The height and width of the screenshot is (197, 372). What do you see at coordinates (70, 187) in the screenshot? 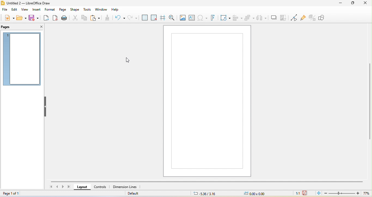
I see `last page` at bounding box center [70, 187].